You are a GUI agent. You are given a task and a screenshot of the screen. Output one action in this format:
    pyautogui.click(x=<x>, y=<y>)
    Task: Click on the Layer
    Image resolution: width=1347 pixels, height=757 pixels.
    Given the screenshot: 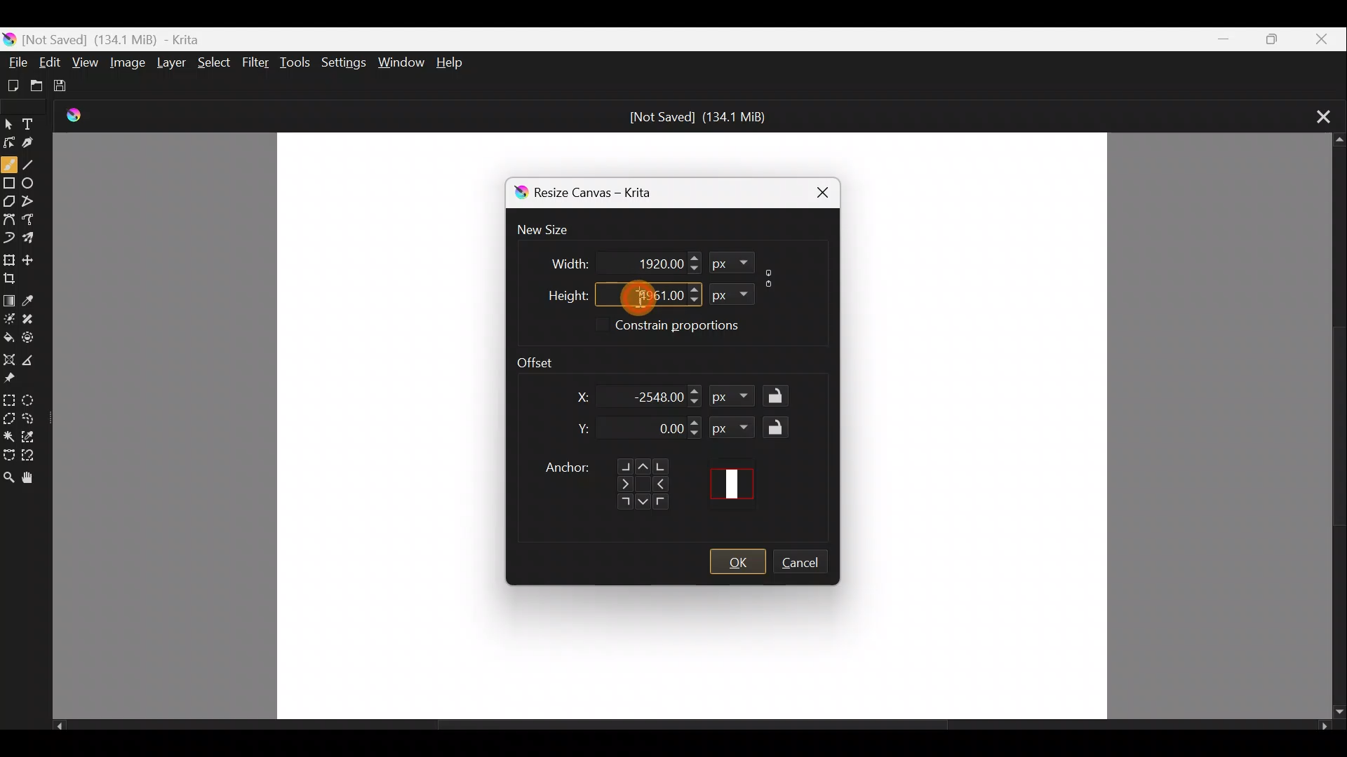 What is the action you would take?
    pyautogui.click(x=173, y=65)
    